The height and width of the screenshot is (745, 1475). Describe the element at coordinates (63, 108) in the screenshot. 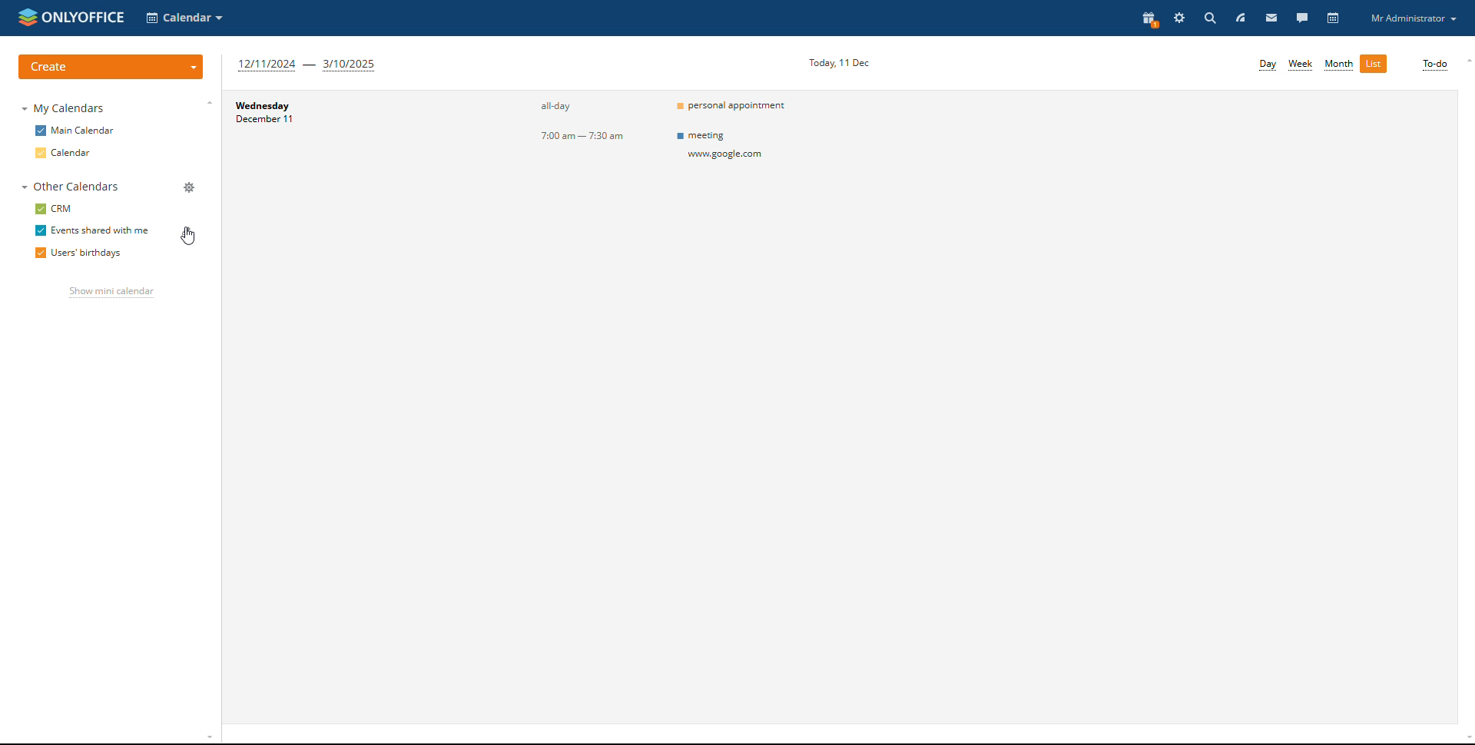

I see `my calendars` at that location.